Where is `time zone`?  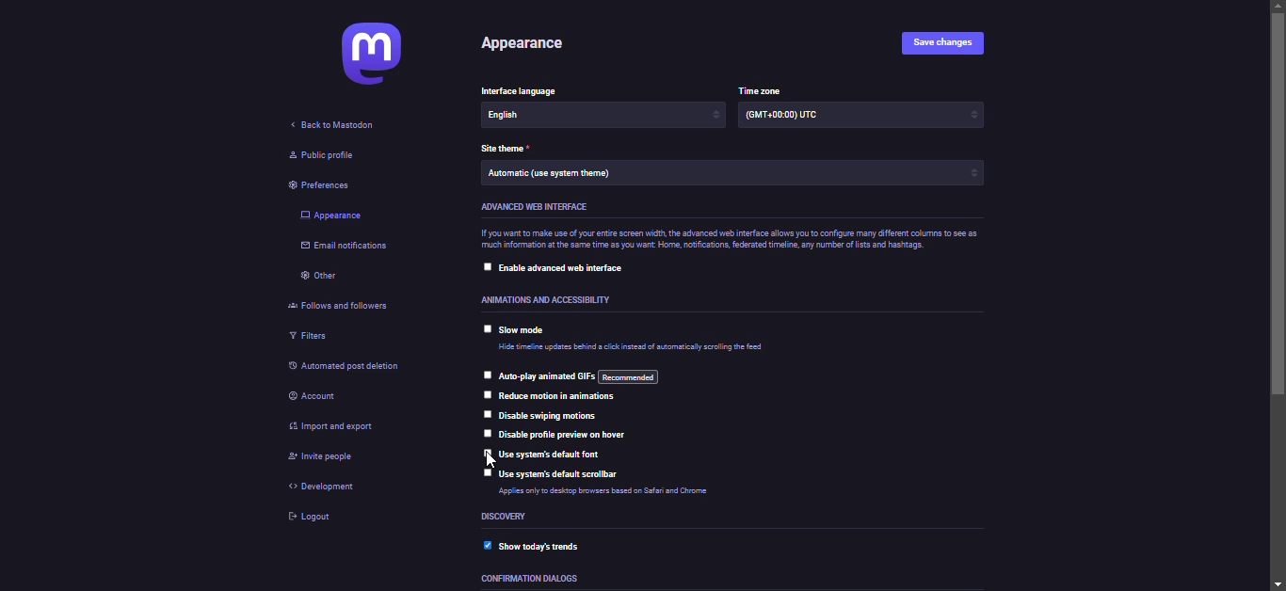
time zone is located at coordinates (798, 118).